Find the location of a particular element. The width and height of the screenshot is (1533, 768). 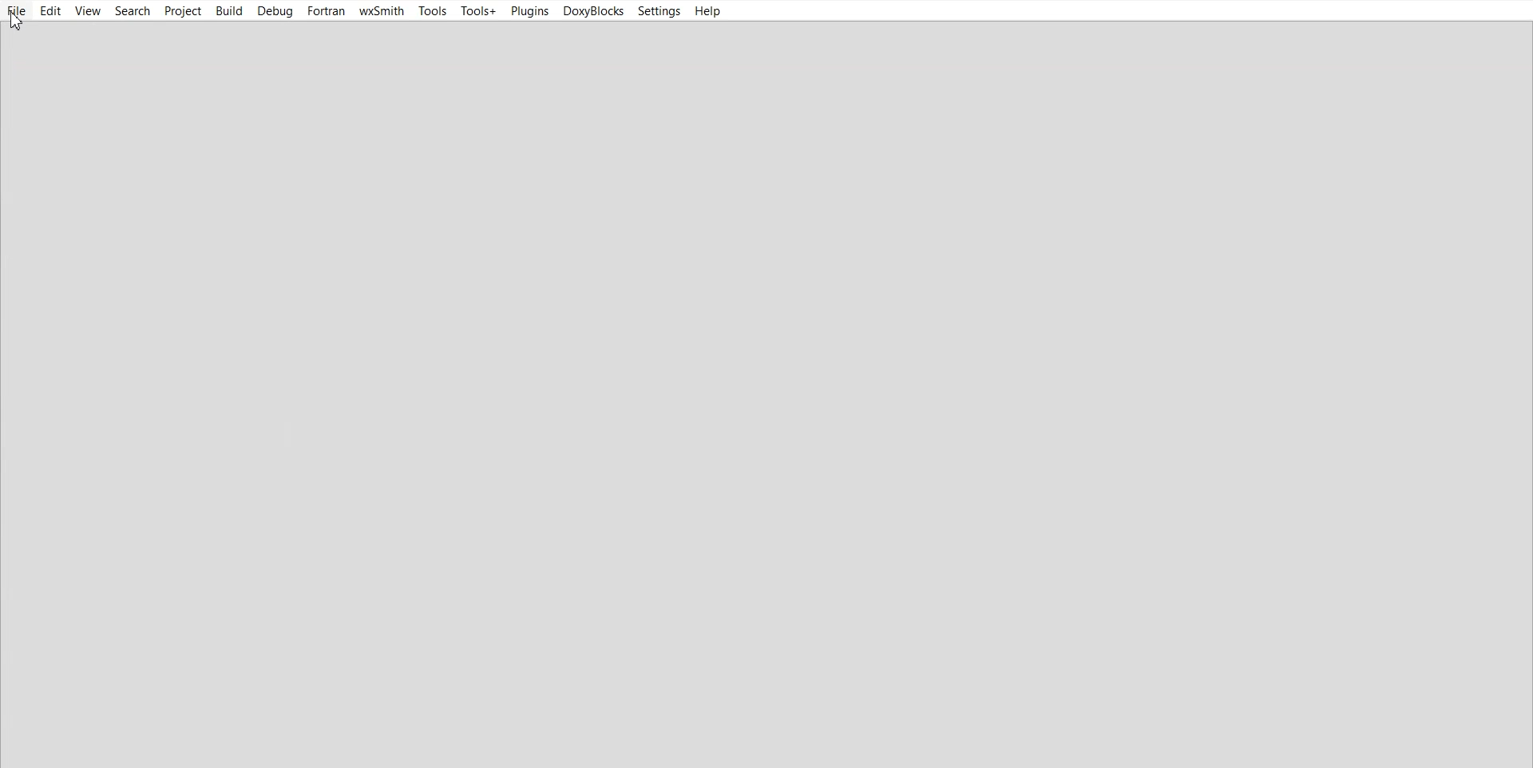

Search is located at coordinates (133, 11).